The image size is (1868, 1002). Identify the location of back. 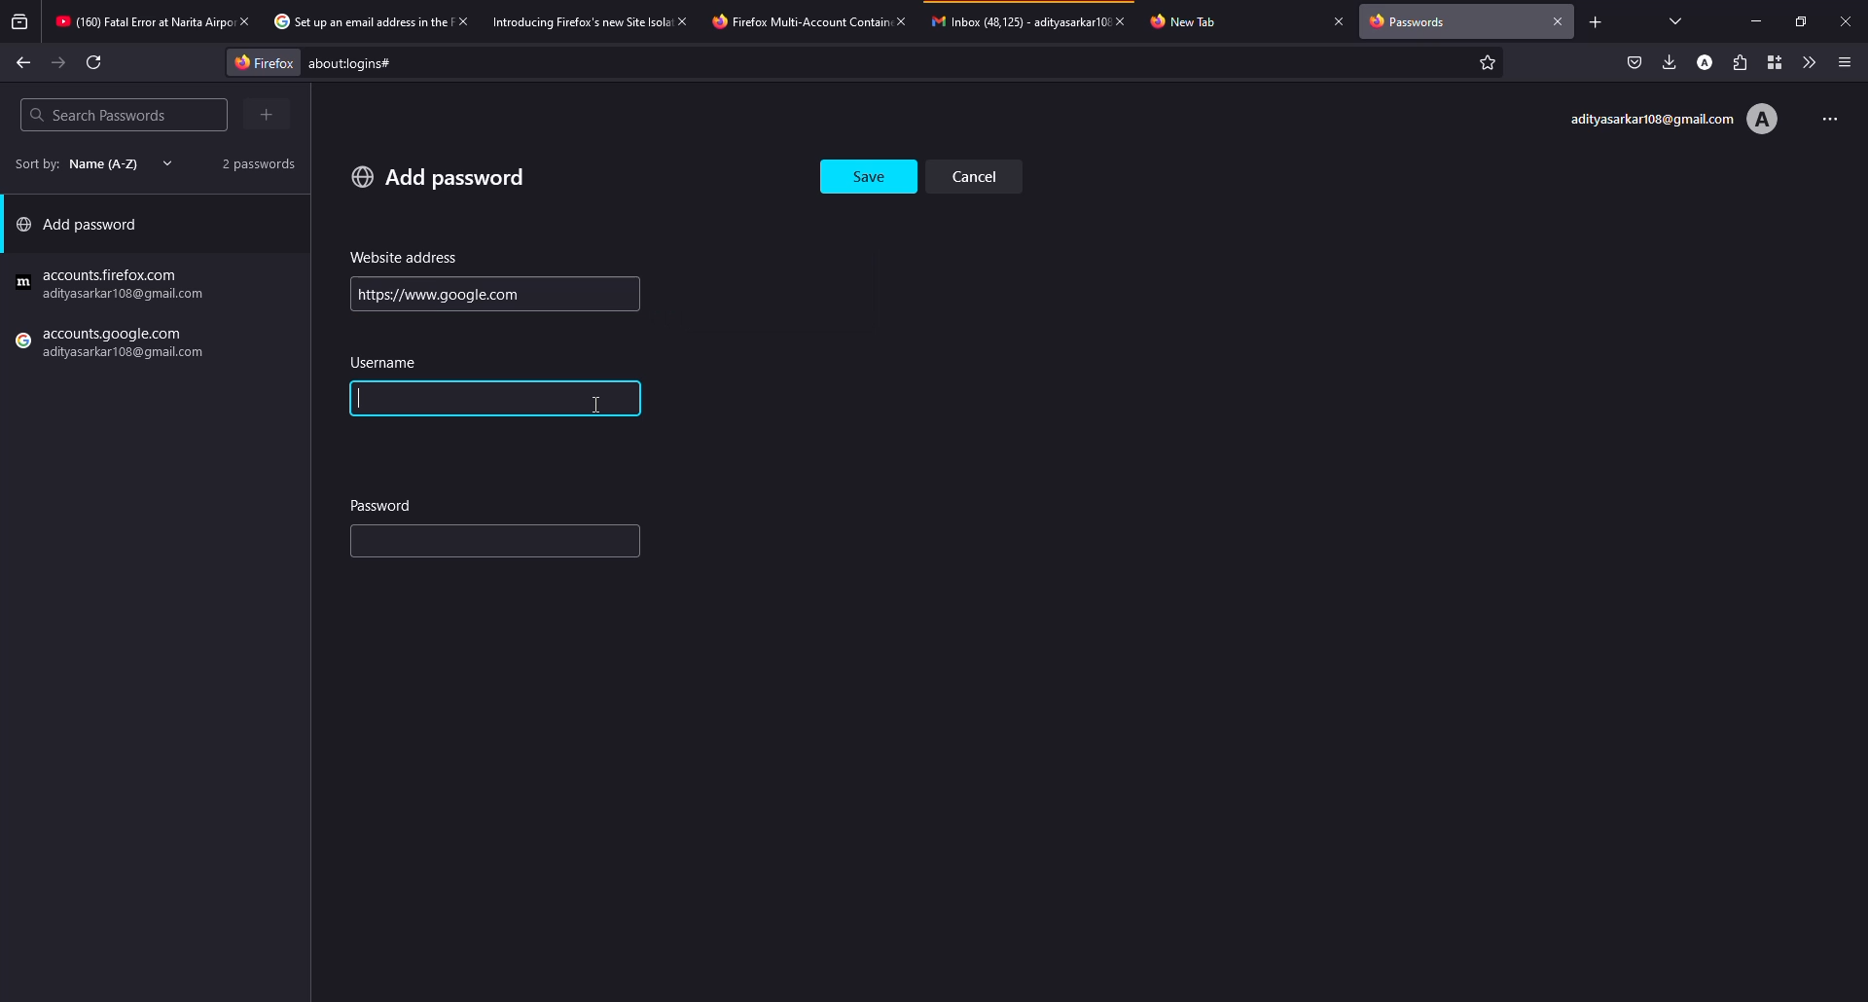
(23, 61).